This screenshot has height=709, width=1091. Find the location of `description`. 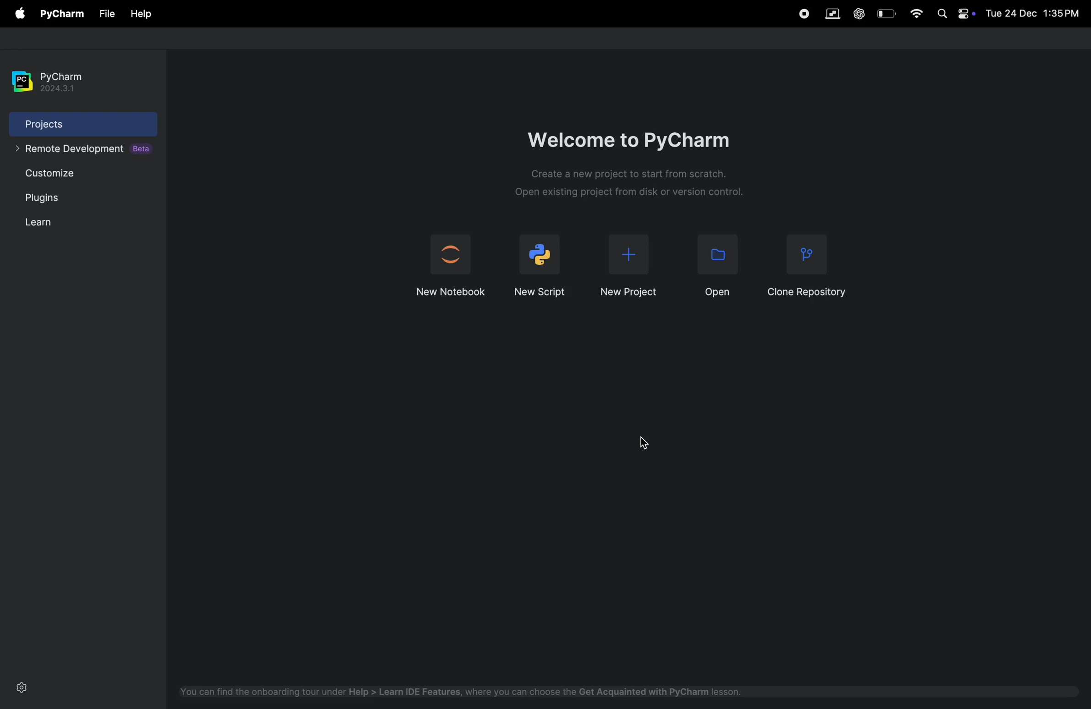

description is located at coordinates (635, 187).